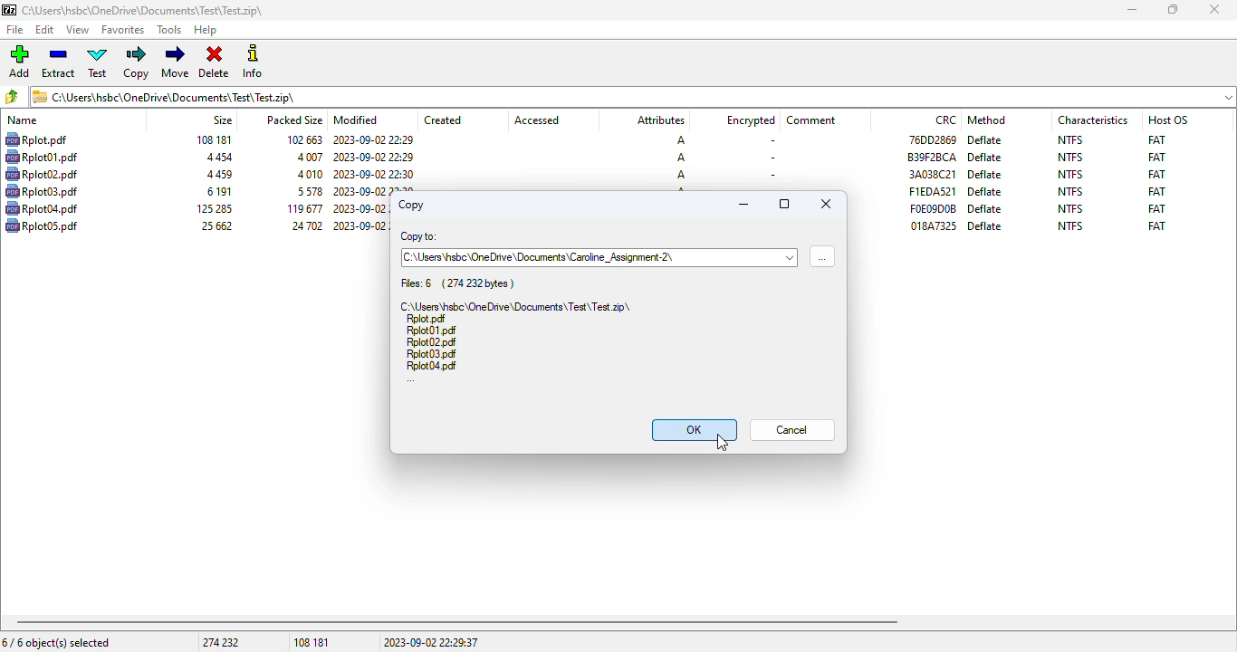  Describe the element at coordinates (539, 257) in the screenshot. I see `C:\Users\hsbc\OneDrive\Documents\Caroline_Assignment-2\` at that location.